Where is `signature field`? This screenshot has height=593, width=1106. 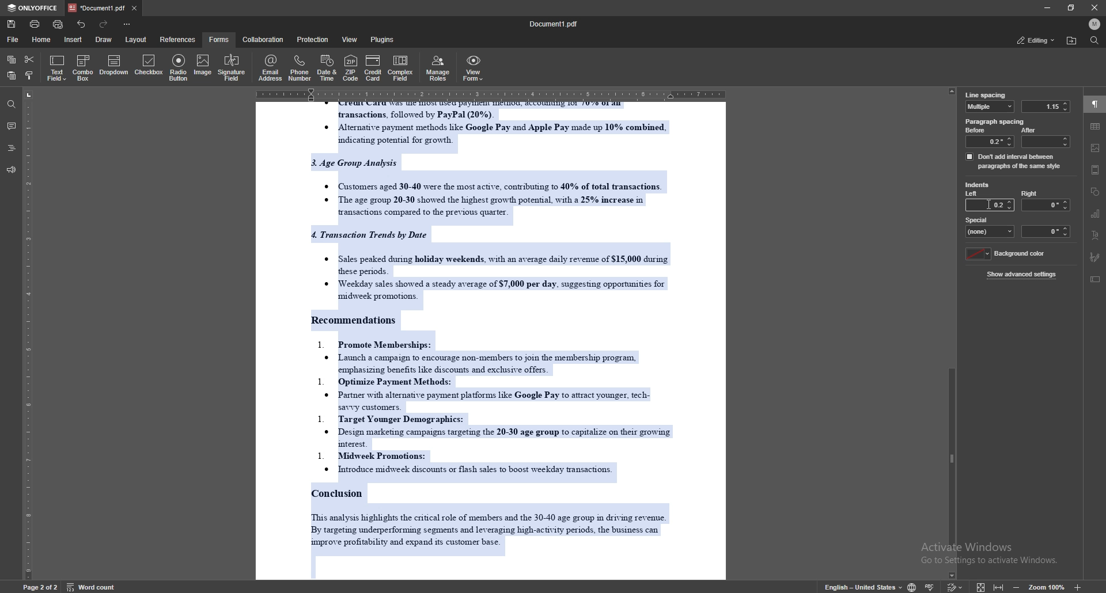
signature field is located at coordinates (232, 69).